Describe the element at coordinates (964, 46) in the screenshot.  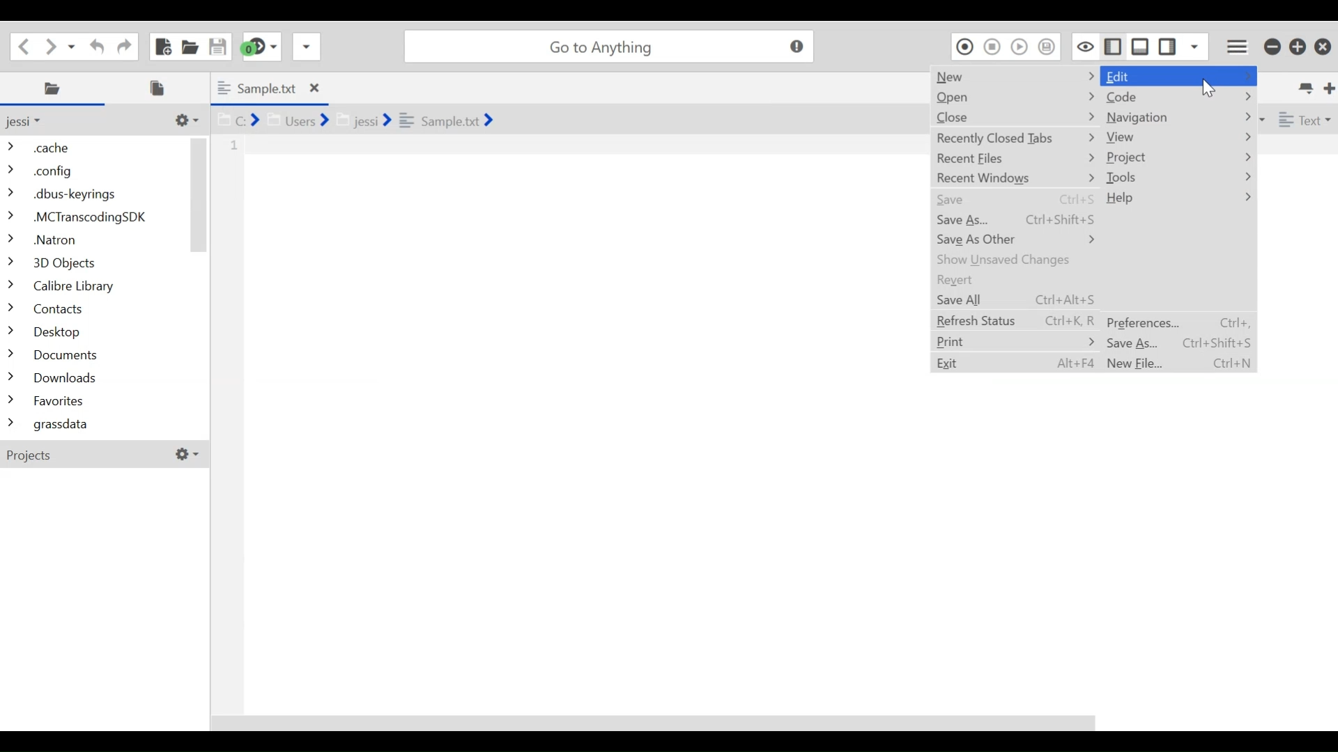
I see `Record Macro` at that location.